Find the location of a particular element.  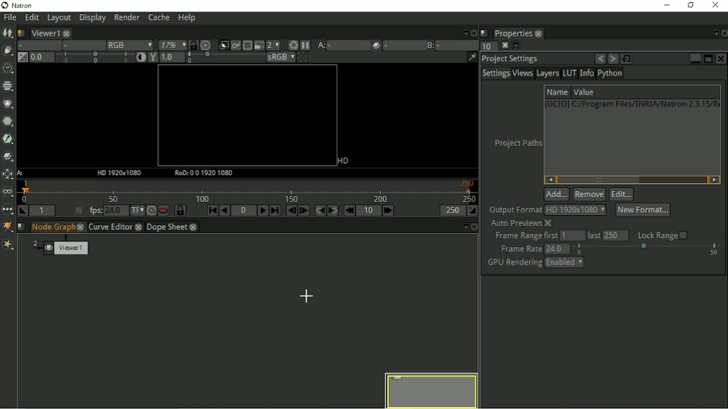

First frame is located at coordinates (207, 211).